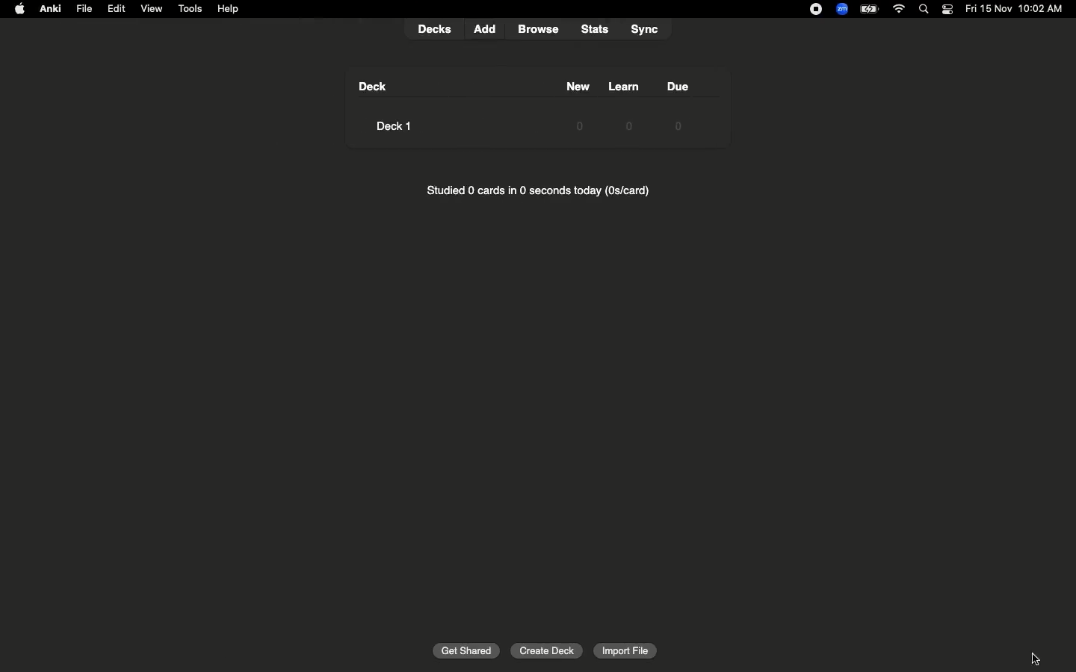  What do you see at coordinates (540, 29) in the screenshot?
I see `` at bounding box center [540, 29].